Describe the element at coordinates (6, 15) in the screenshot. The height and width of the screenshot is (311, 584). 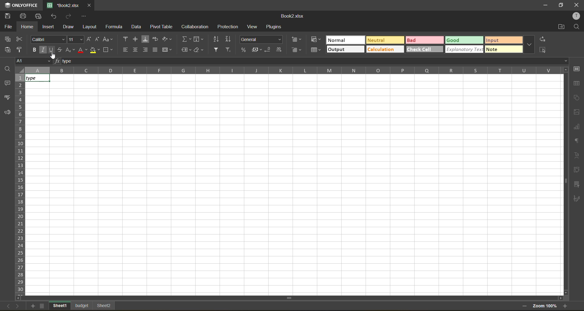
I see `save` at that location.